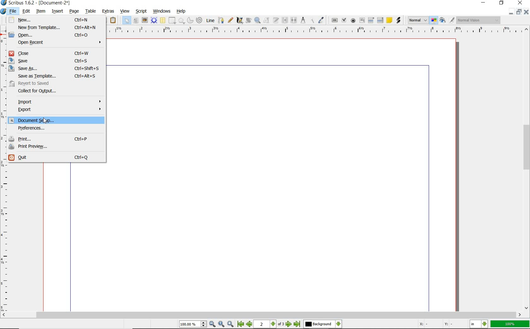 Image resolution: width=530 pixels, height=329 pixels. I want to click on text frame, so click(136, 21).